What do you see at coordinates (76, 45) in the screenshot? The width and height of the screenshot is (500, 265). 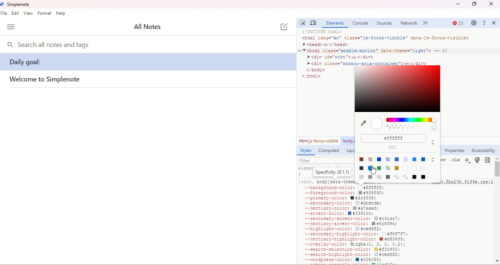 I see `search bar` at bounding box center [76, 45].